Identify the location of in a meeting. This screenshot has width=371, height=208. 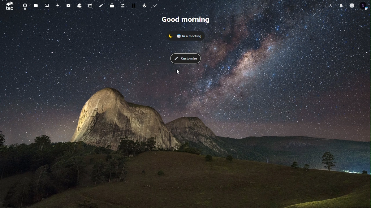
(186, 35).